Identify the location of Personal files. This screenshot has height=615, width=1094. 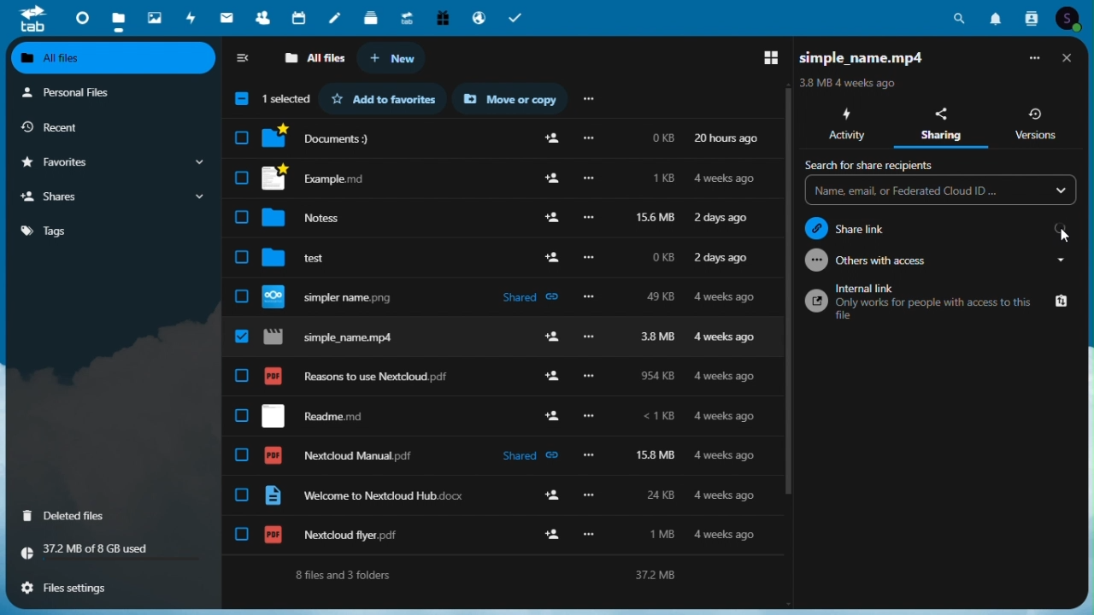
(109, 92).